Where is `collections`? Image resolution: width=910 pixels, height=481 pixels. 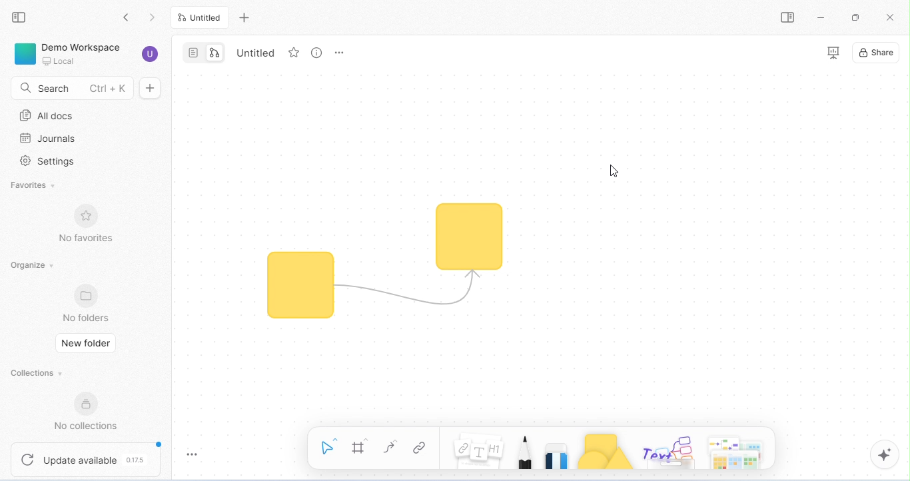 collections is located at coordinates (39, 374).